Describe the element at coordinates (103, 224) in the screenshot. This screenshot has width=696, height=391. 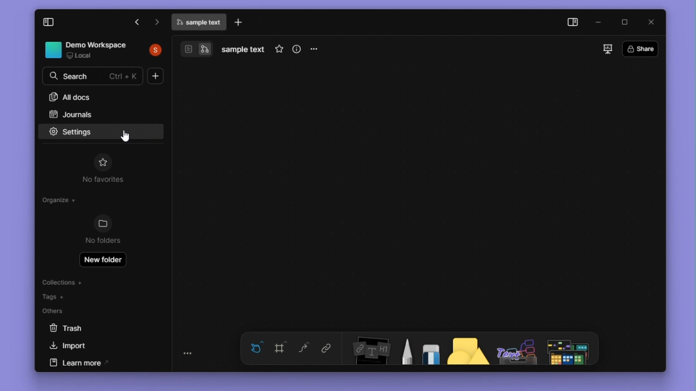
I see `folders` at that location.